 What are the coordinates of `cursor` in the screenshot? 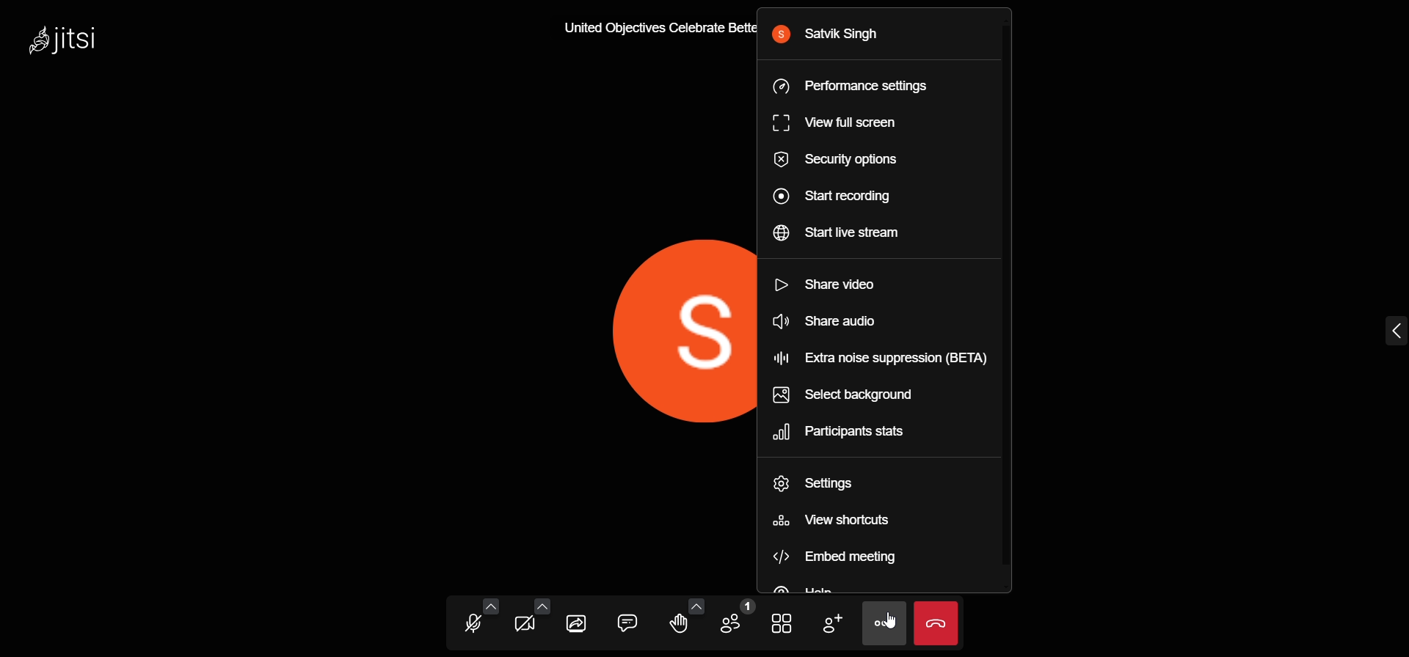 It's located at (898, 623).